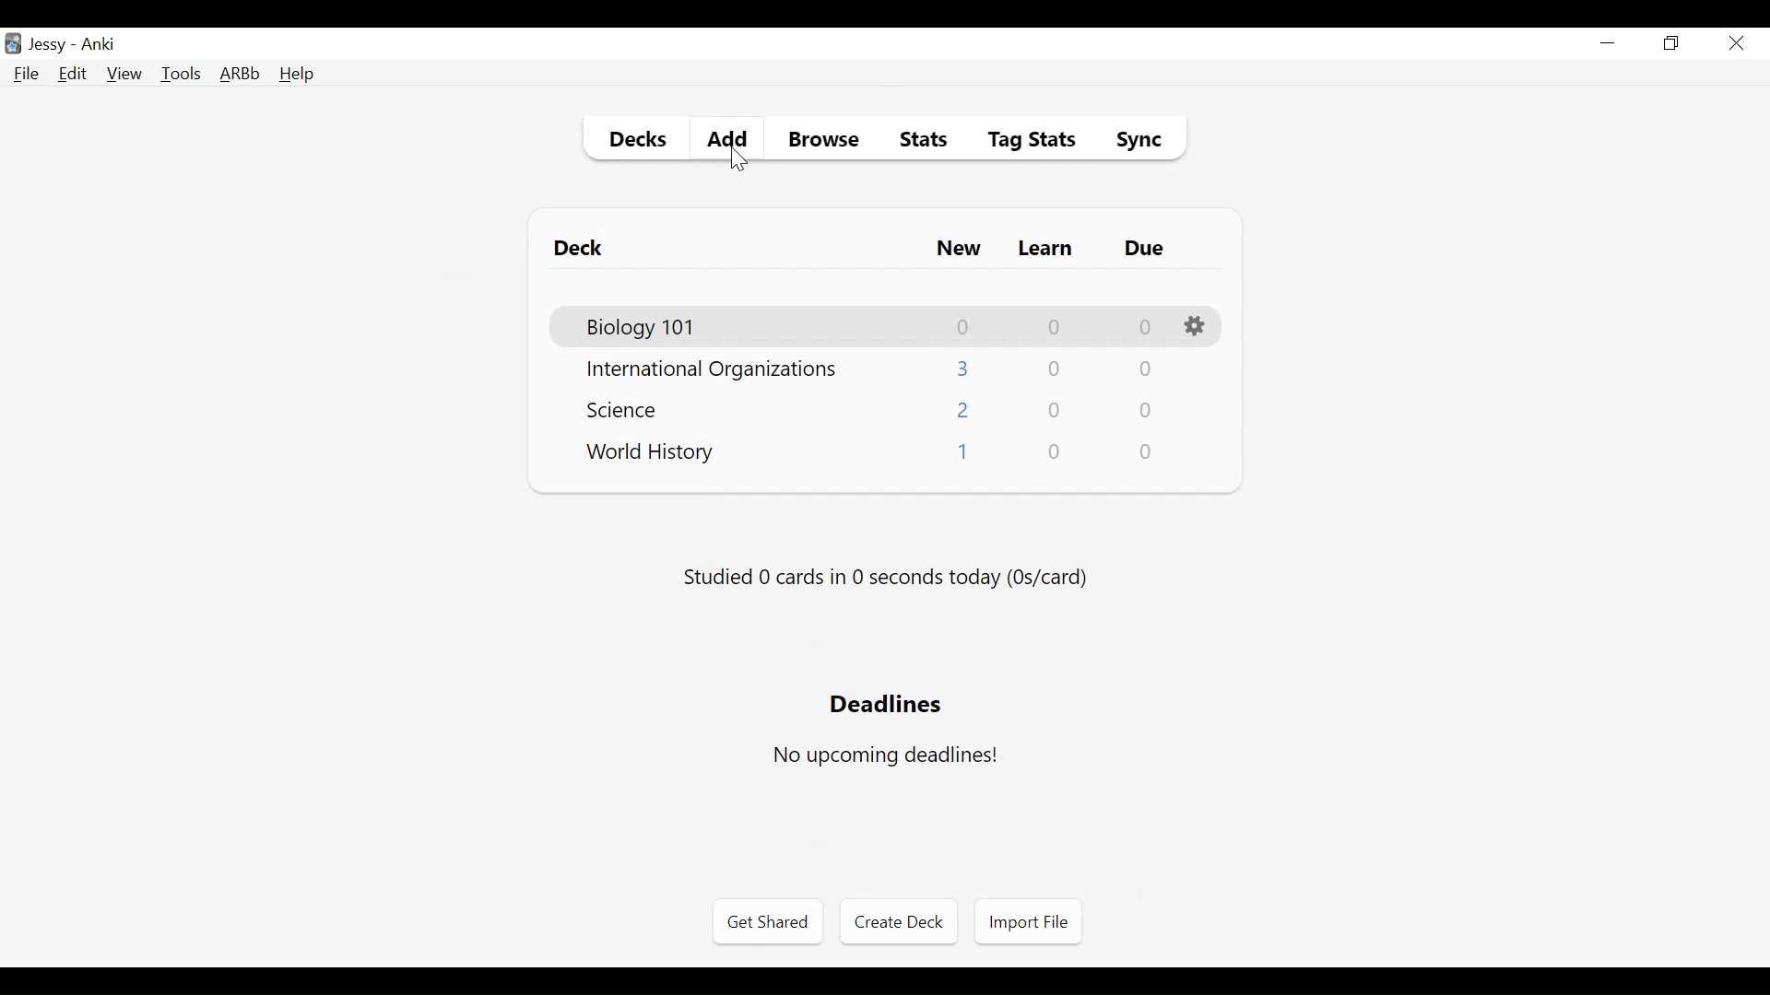 The width and height of the screenshot is (1770, 995). What do you see at coordinates (1607, 44) in the screenshot?
I see `minimize` at bounding box center [1607, 44].